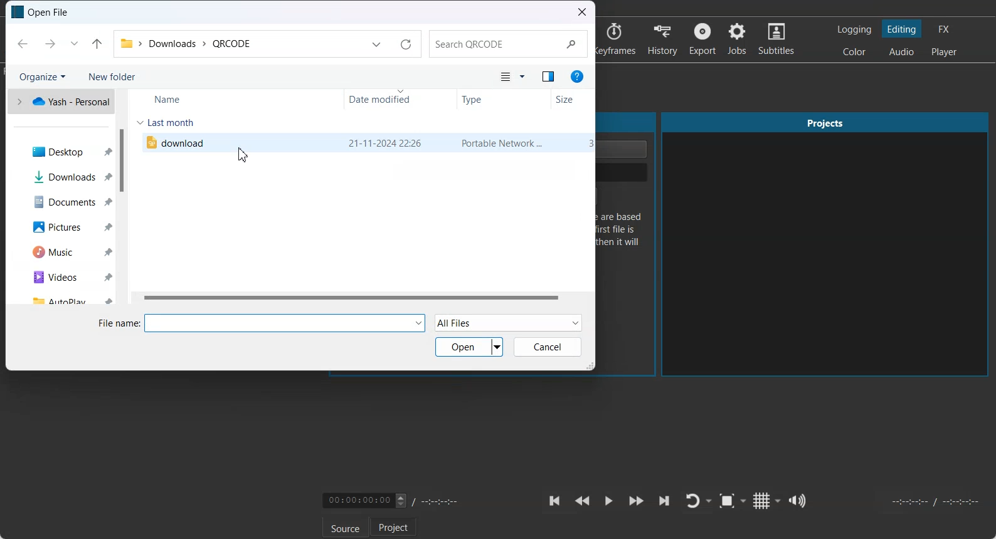 This screenshot has height=539, width=996. What do you see at coordinates (637, 501) in the screenshot?
I see `Play Quickly Forward` at bounding box center [637, 501].